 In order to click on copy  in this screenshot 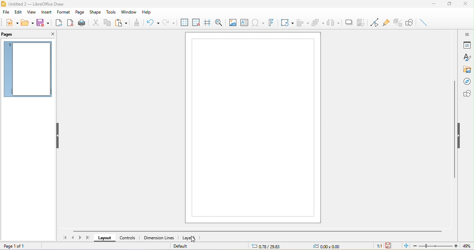, I will do `click(108, 24)`.